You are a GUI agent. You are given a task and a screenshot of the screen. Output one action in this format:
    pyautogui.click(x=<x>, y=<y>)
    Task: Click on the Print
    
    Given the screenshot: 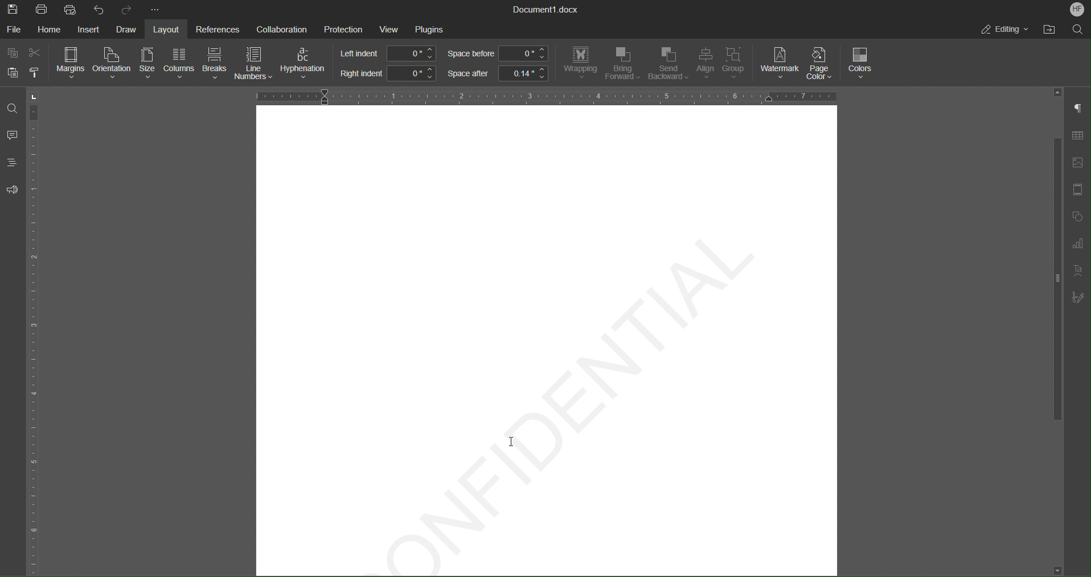 What is the action you would take?
    pyautogui.click(x=43, y=10)
    